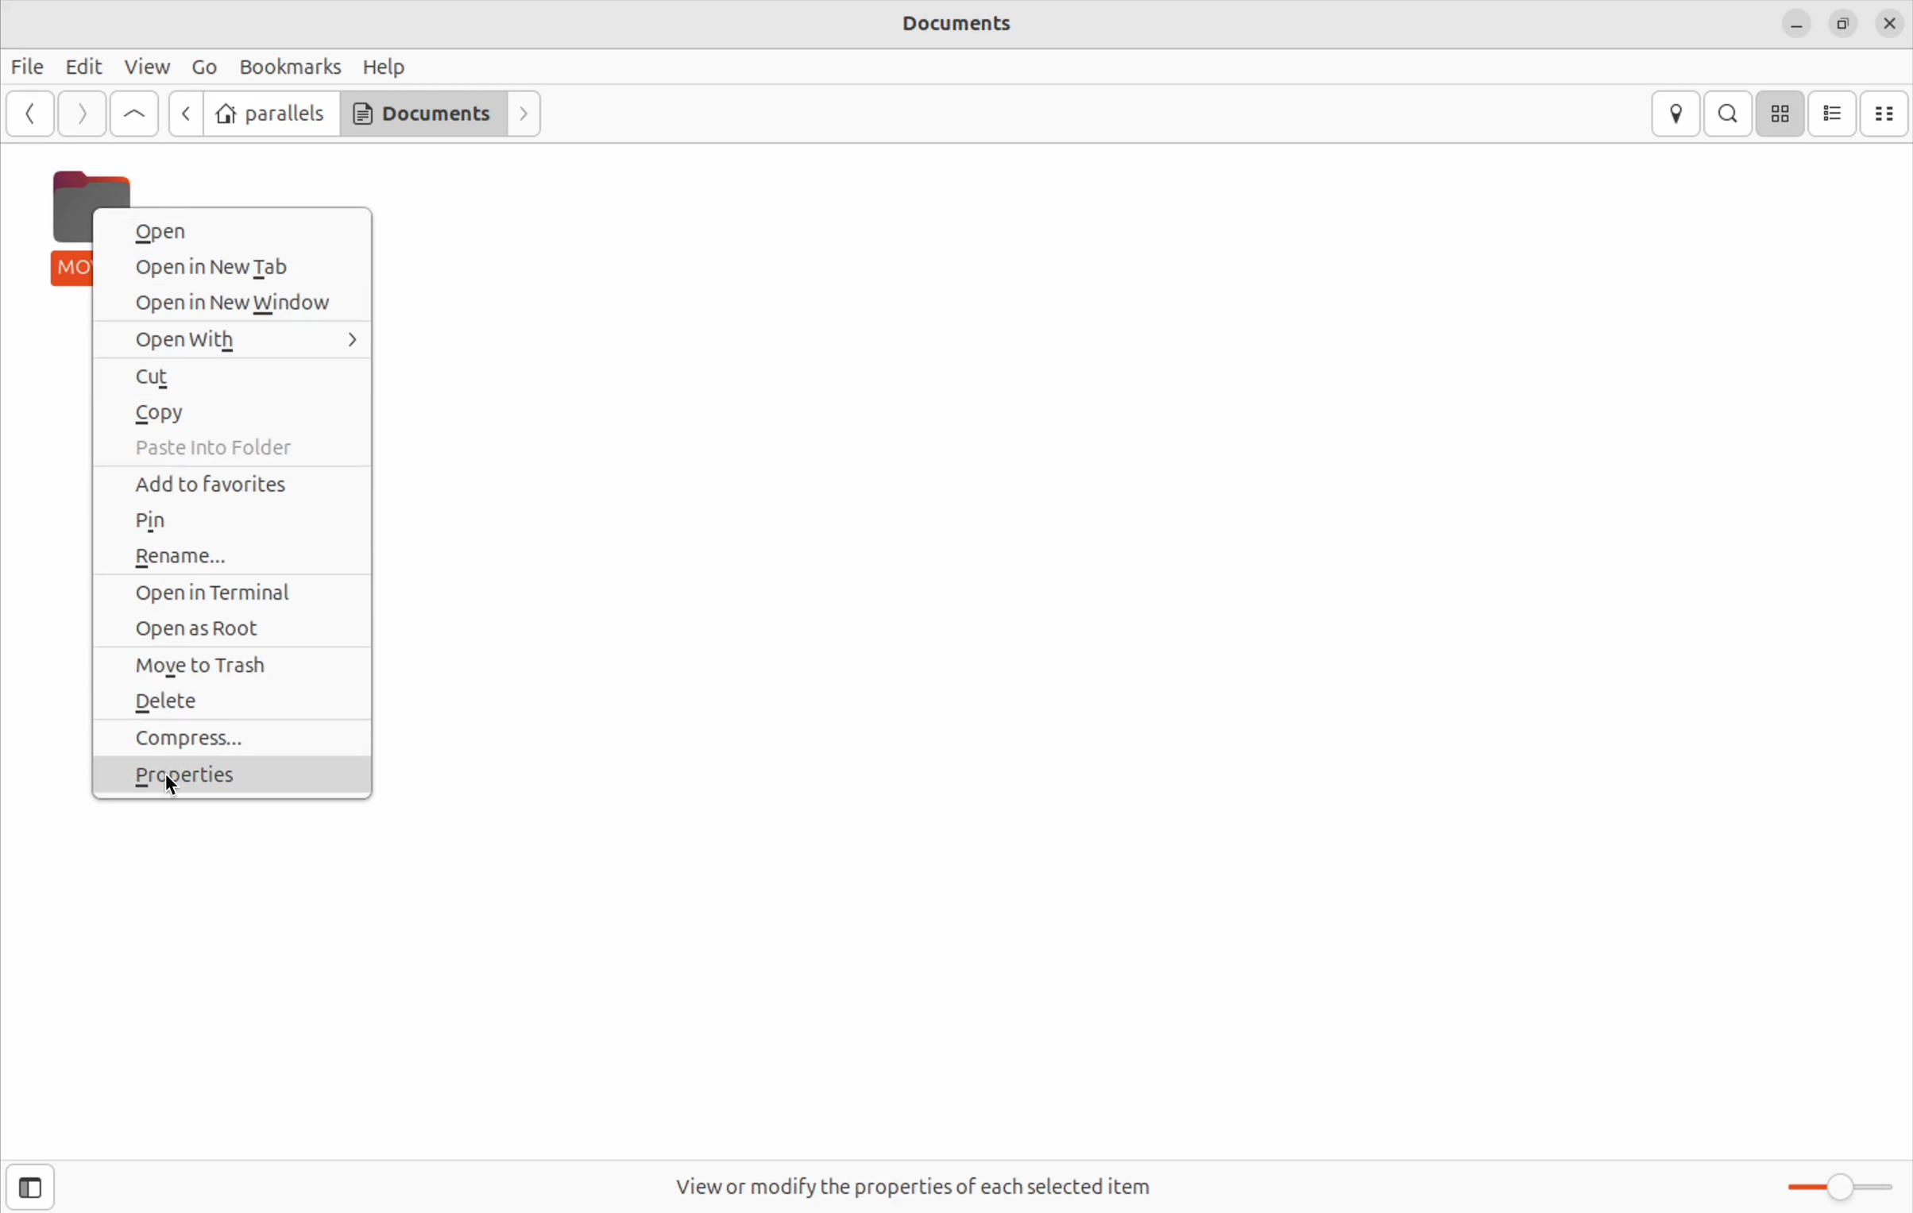 This screenshot has height=1213, width=1913. Describe the element at coordinates (227, 592) in the screenshot. I see `Open in Terminal` at that location.